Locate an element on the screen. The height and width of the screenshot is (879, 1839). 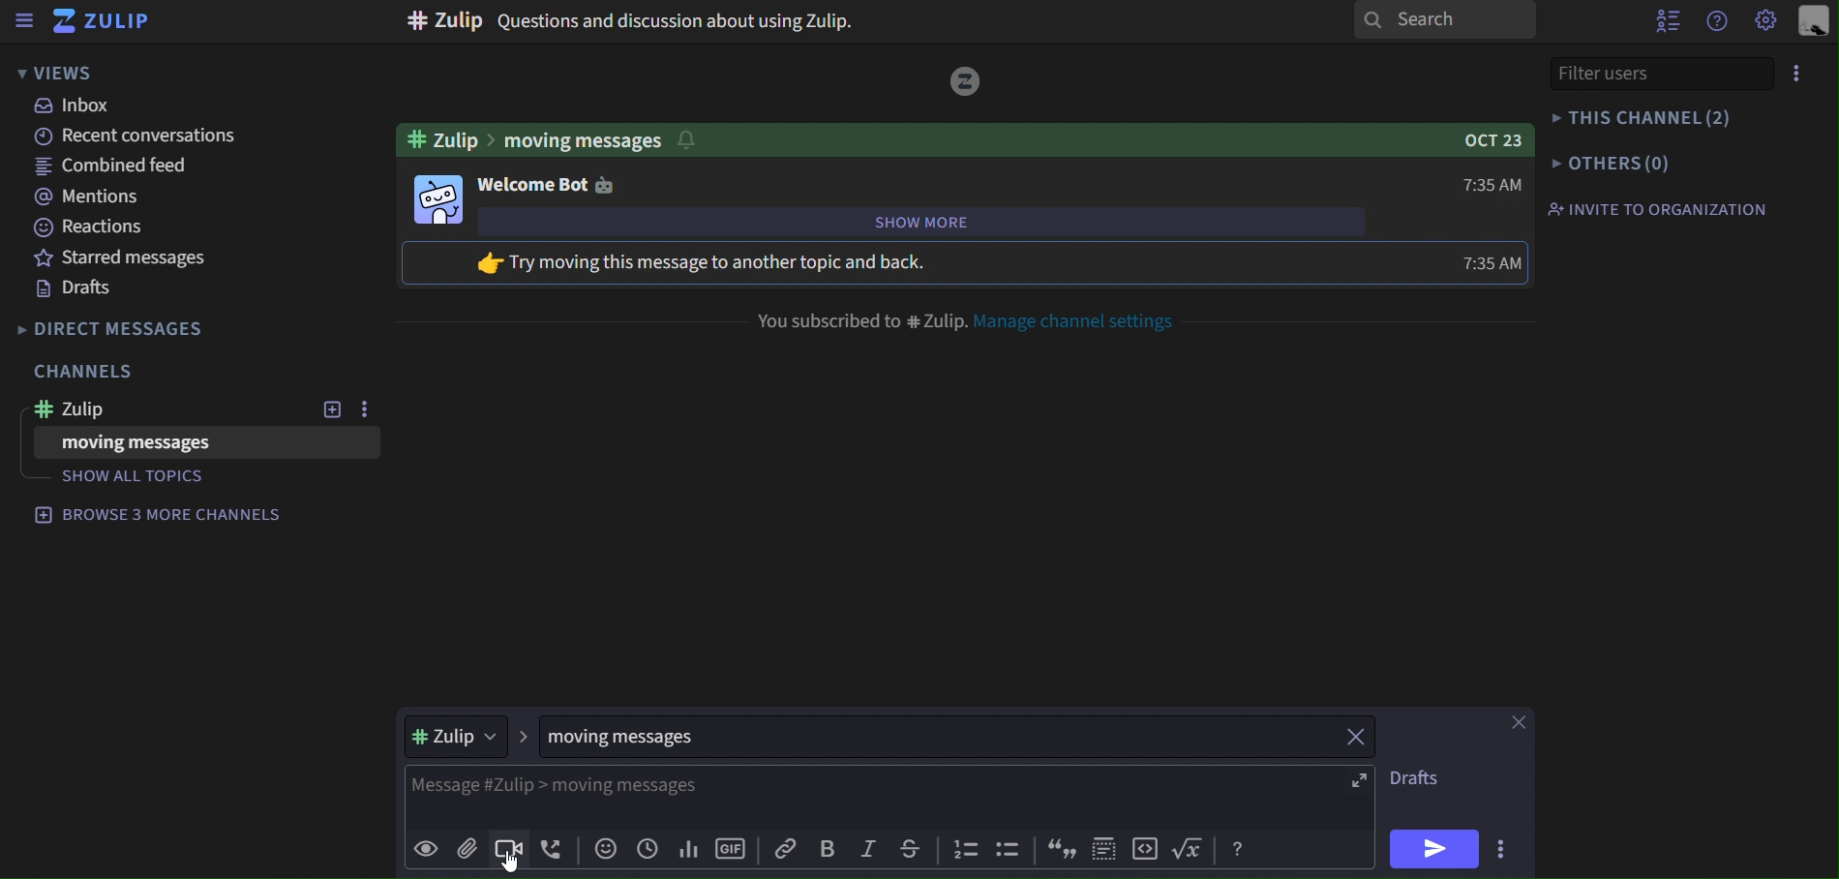
add global time is located at coordinates (646, 852).